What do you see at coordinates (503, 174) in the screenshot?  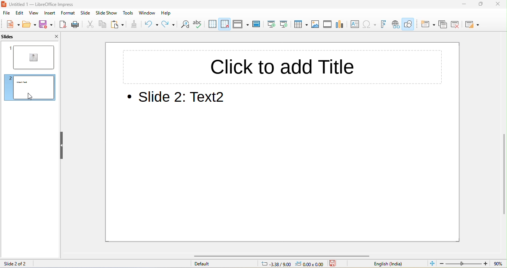 I see `vertical scroll bar` at bounding box center [503, 174].